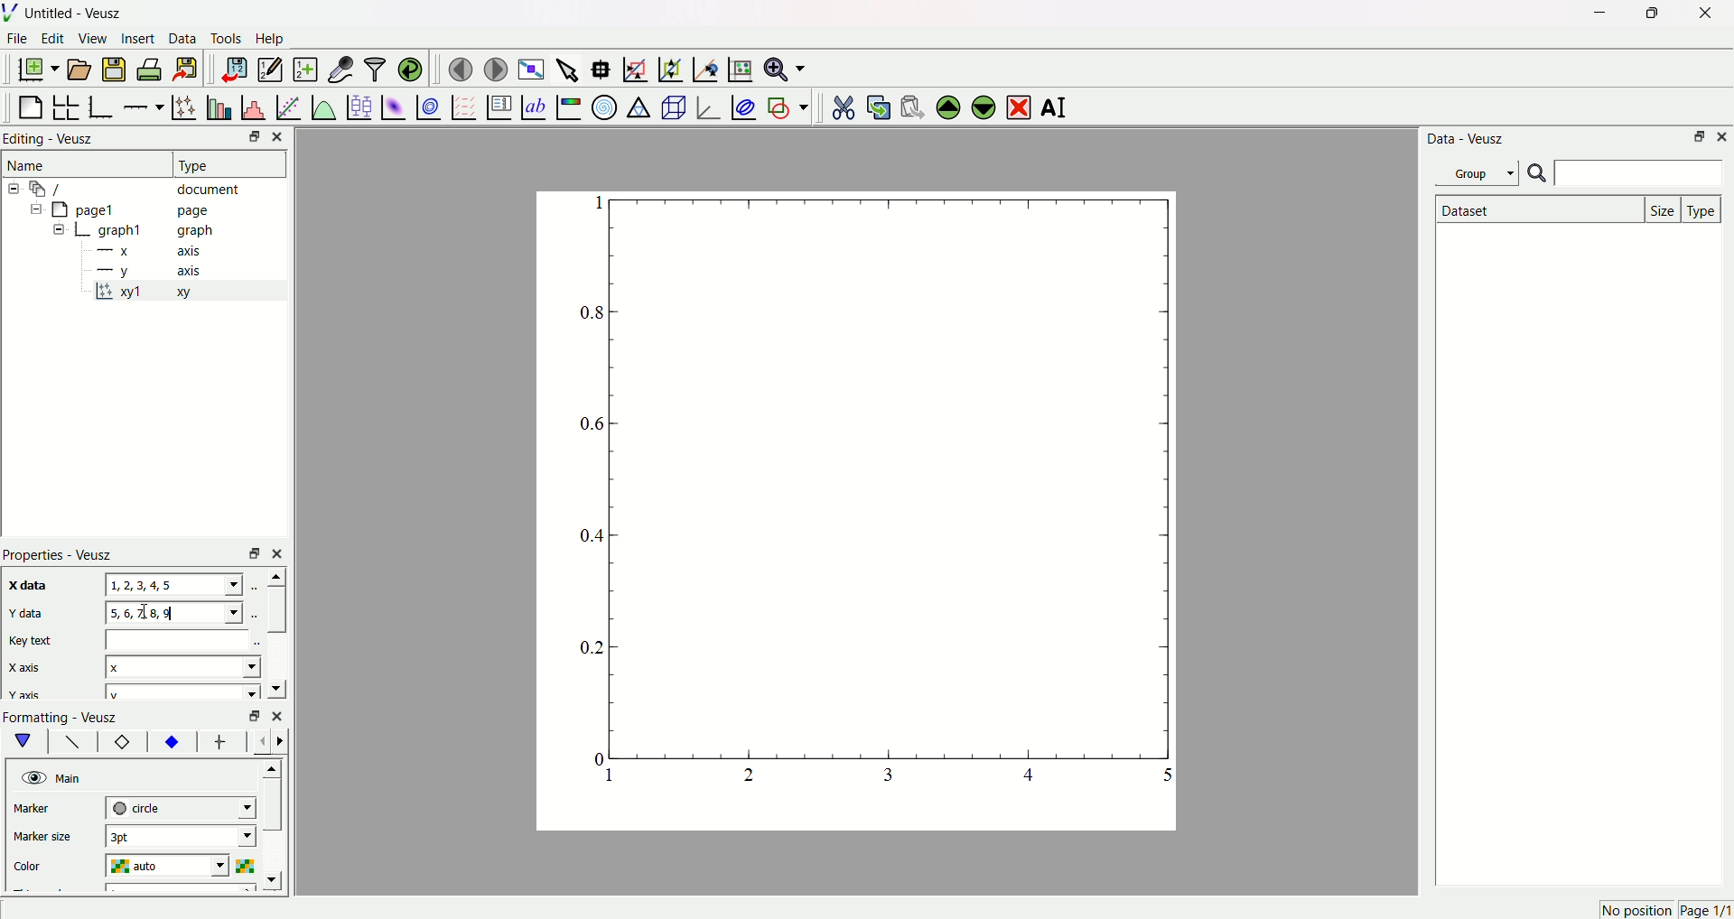  I want to click on Edit, so click(53, 40).